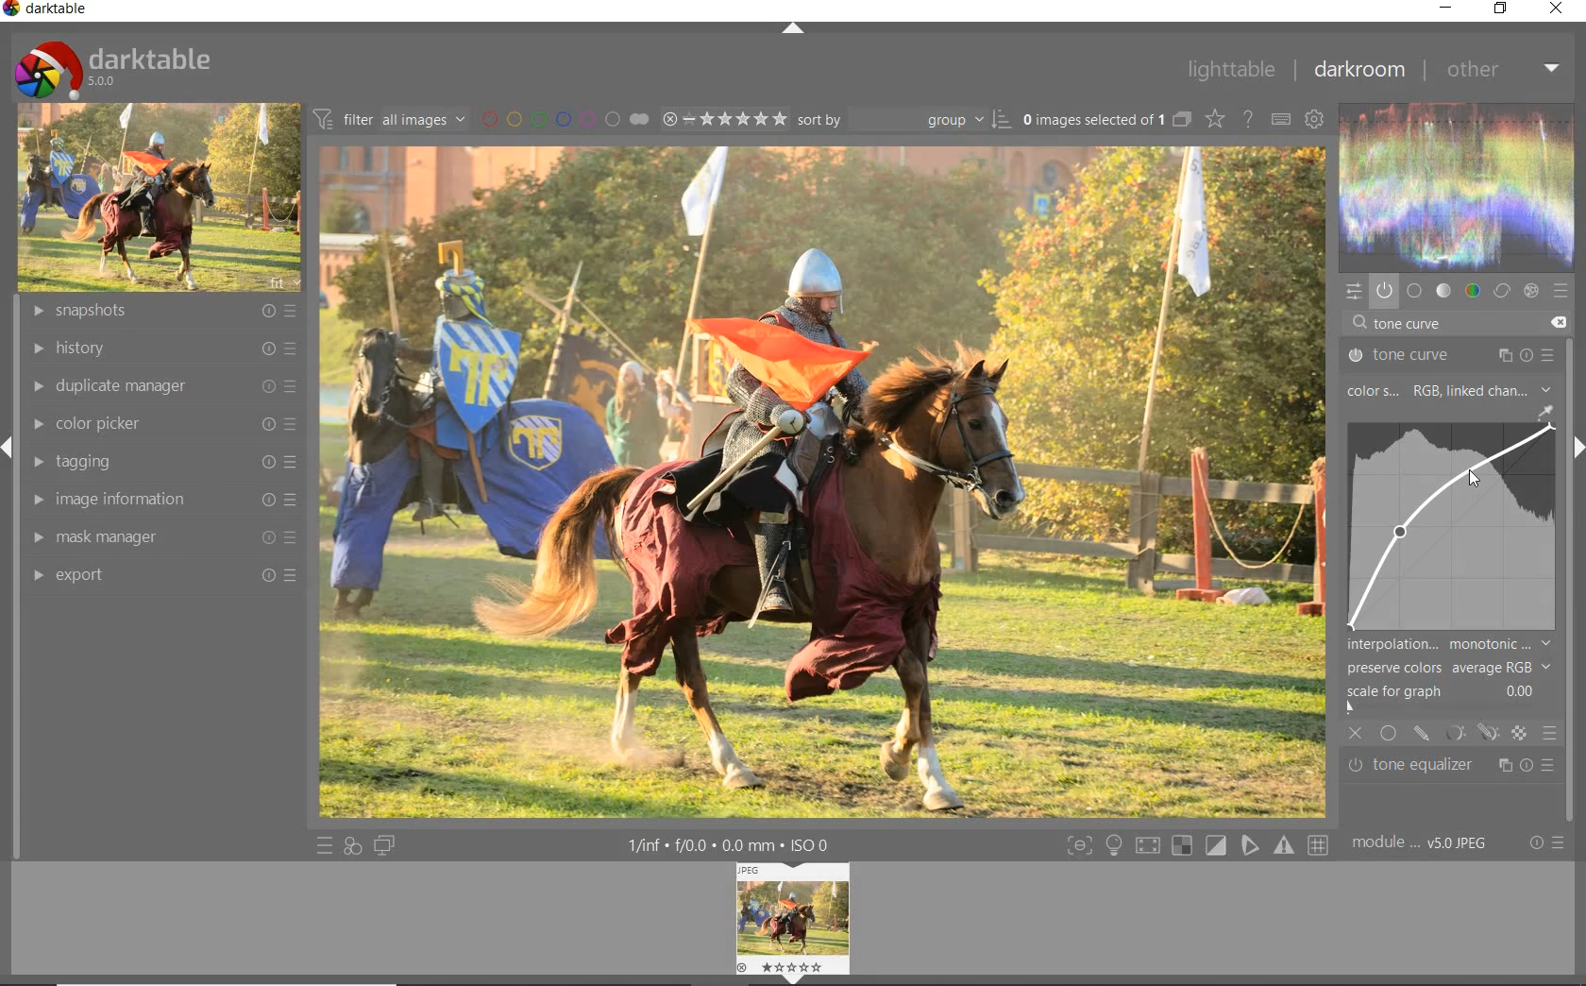 Image resolution: width=1586 pixels, height=986 pixels. Describe the element at coordinates (563, 118) in the screenshot. I see `filter by image color label` at that location.